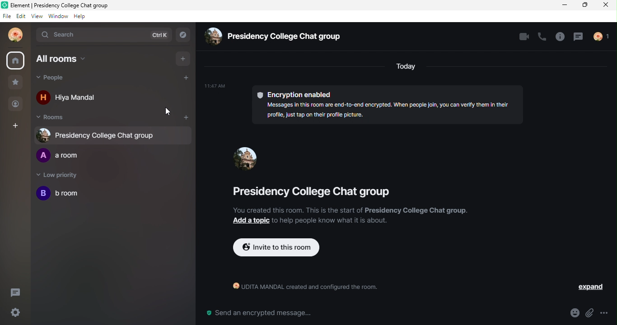  What do you see at coordinates (103, 135) in the screenshot?
I see `Uploaded an avatar image for a specific room` at bounding box center [103, 135].